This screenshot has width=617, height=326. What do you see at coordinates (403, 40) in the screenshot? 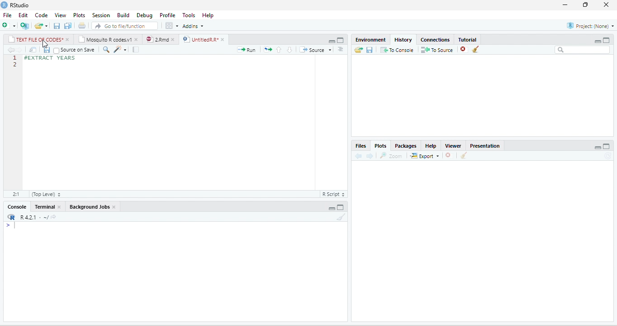
I see `History` at bounding box center [403, 40].